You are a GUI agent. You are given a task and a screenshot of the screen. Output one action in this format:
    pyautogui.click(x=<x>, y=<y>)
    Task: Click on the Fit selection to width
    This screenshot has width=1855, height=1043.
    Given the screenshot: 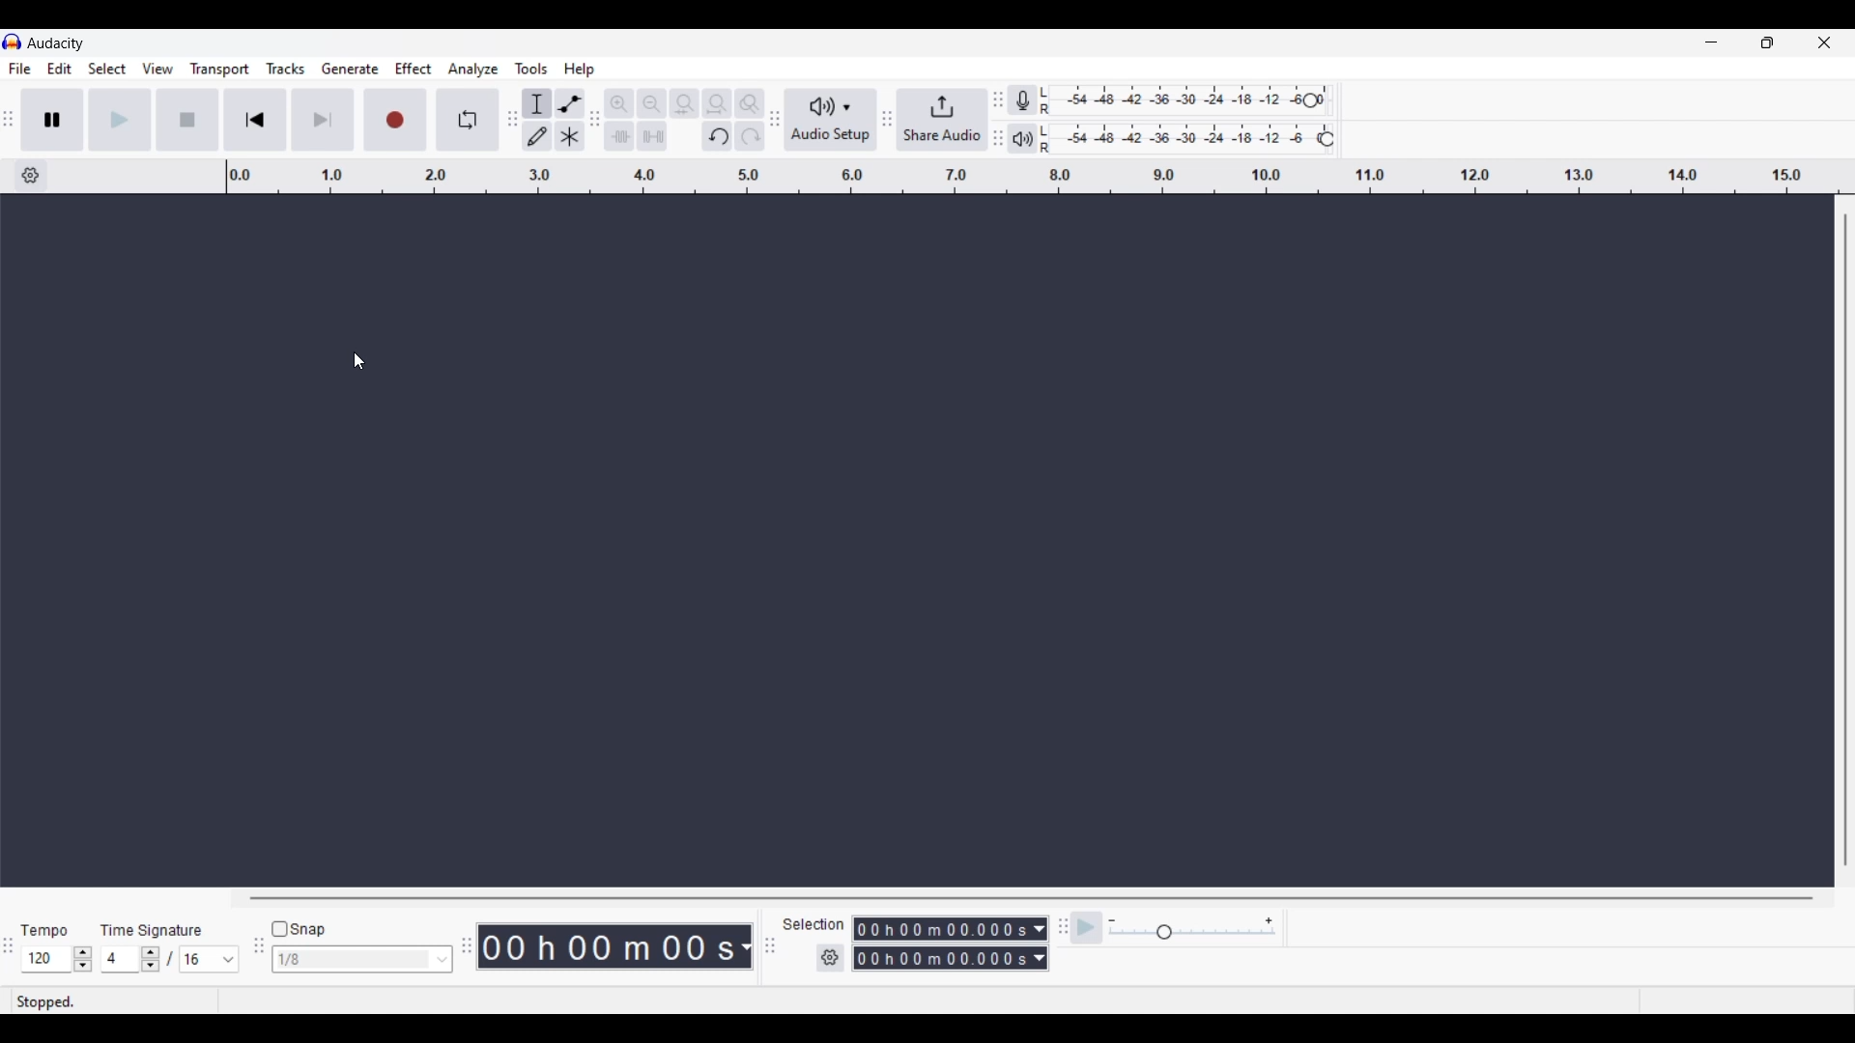 What is the action you would take?
    pyautogui.click(x=684, y=104)
    